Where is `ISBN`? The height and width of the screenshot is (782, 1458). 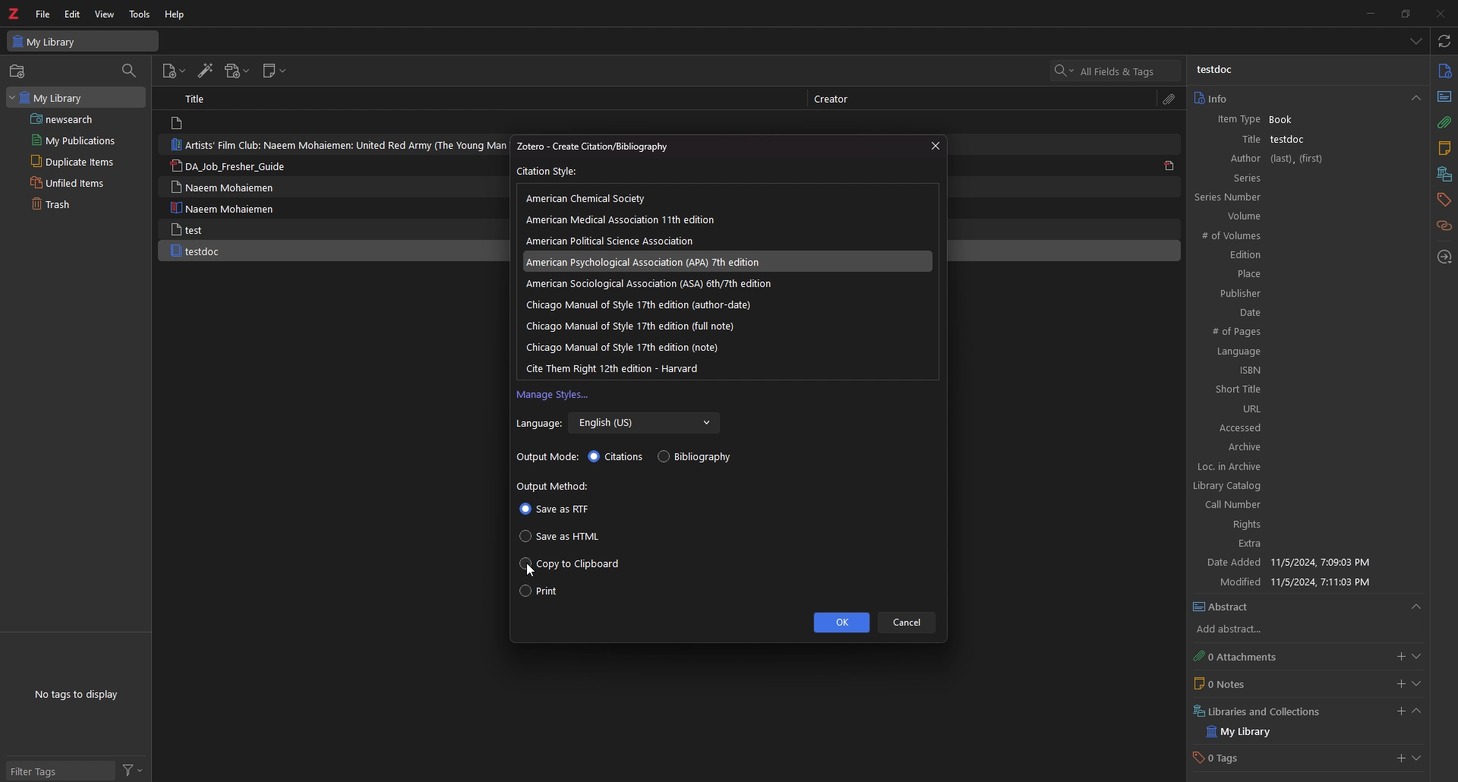
ISBN is located at coordinates (1302, 371).